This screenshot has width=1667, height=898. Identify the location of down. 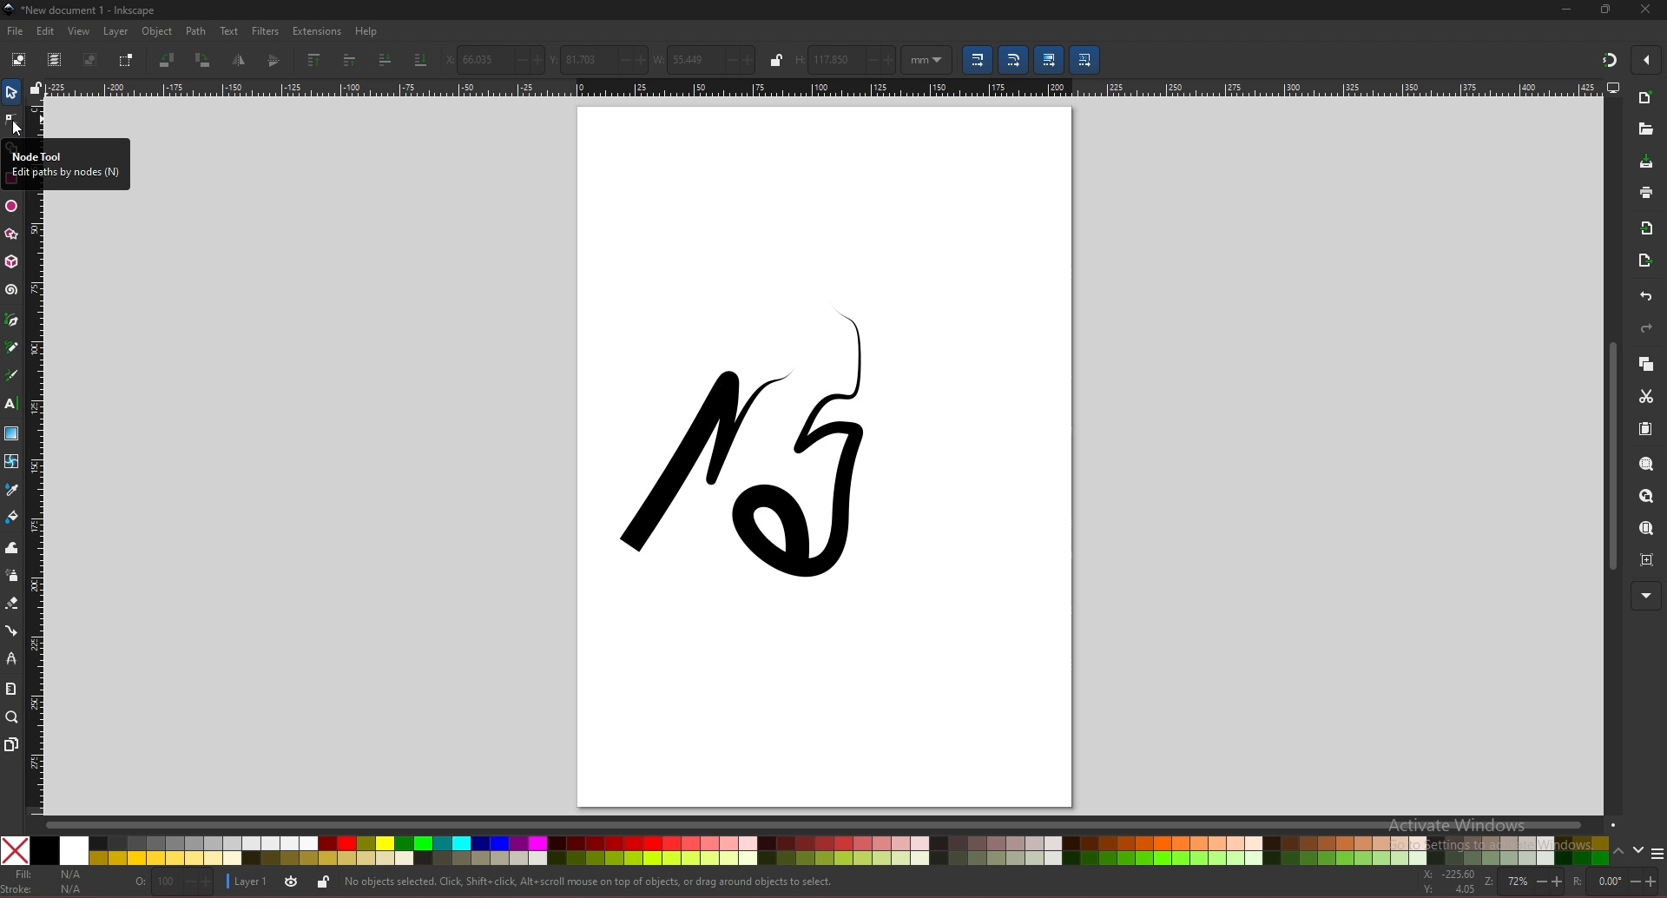
(1640, 850).